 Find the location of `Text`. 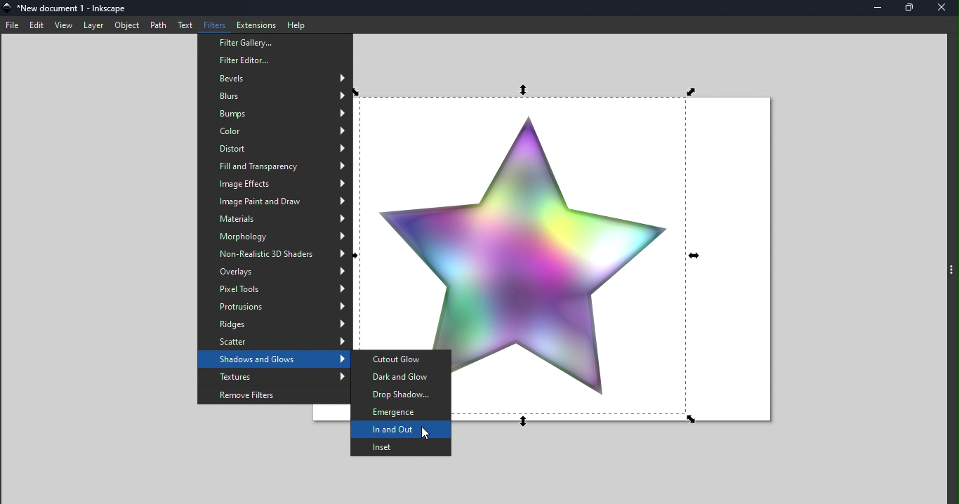

Text is located at coordinates (187, 26).